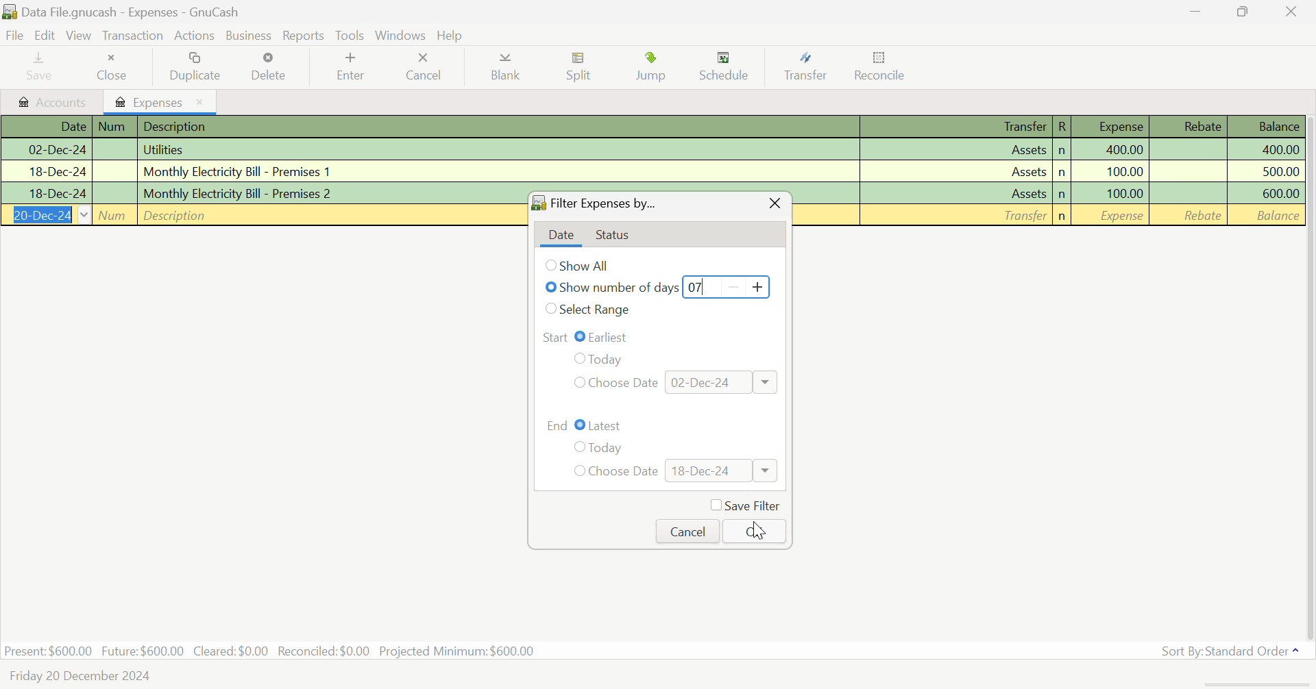 This screenshot has width=1316, height=689. What do you see at coordinates (131, 36) in the screenshot?
I see `Transaction` at bounding box center [131, 36].